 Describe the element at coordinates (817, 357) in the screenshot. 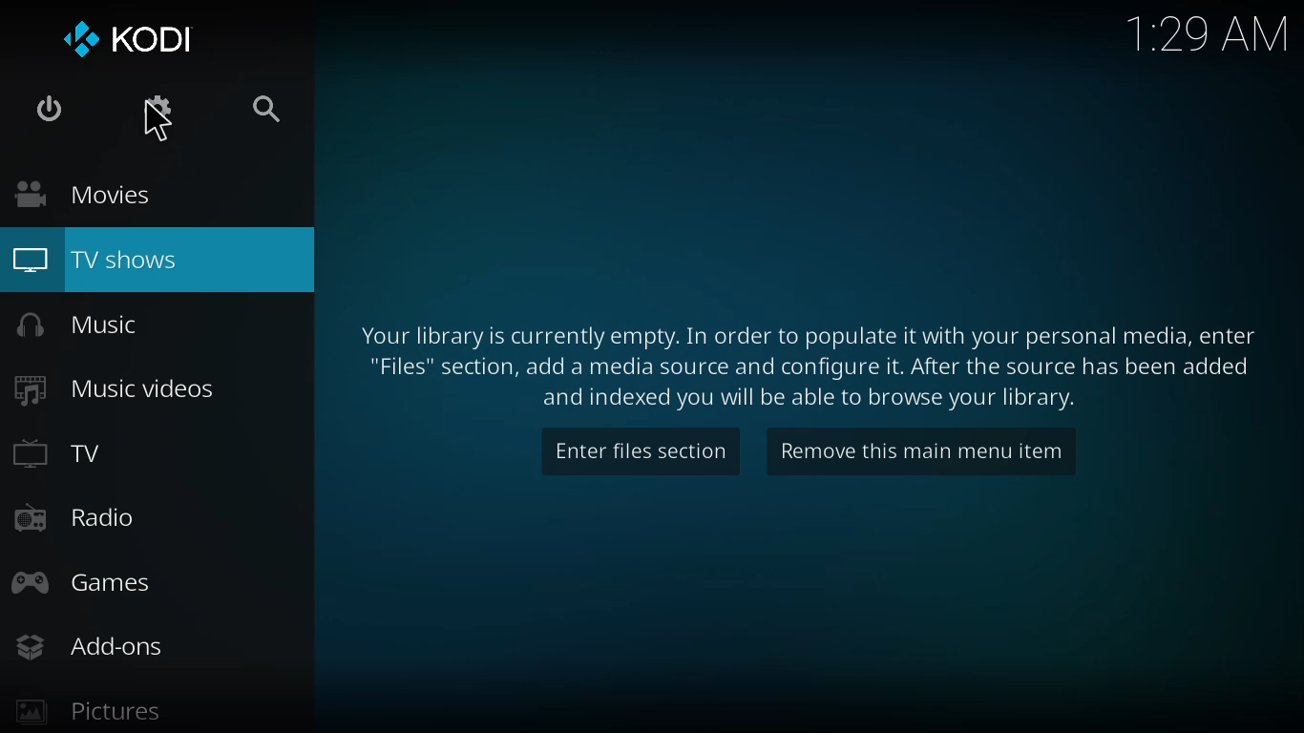

I see `learn more` at that location.